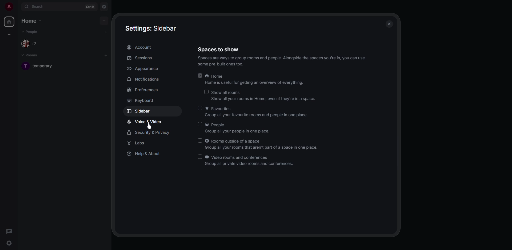 This screenshot has width=512, height=250. I want to click on people, so click(33, 32).